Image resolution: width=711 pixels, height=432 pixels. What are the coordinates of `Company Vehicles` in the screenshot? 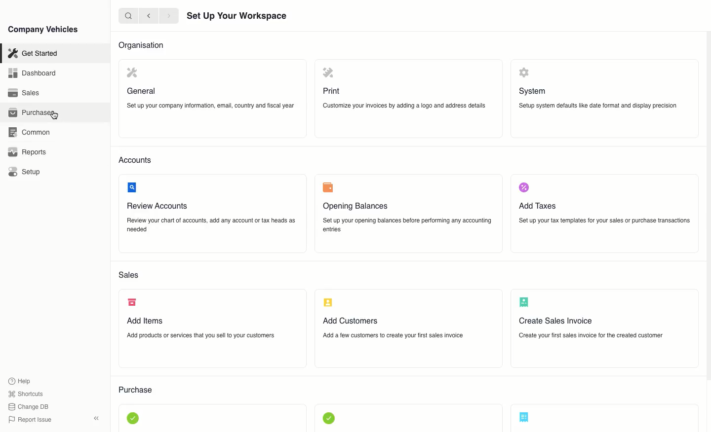 It's located at (43, 30).